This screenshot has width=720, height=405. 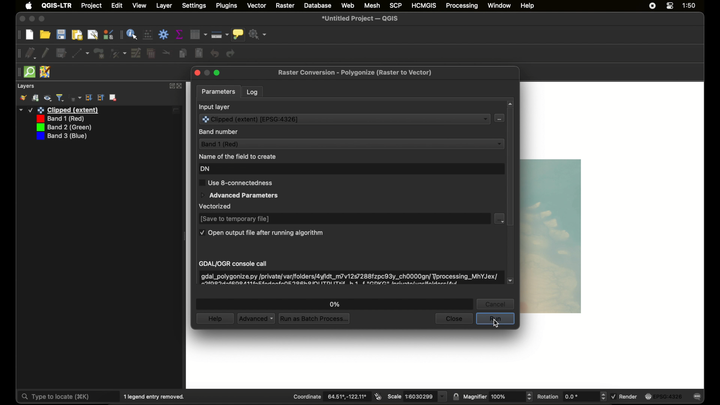 I want to click on band 3, so click(x=61, y=136).